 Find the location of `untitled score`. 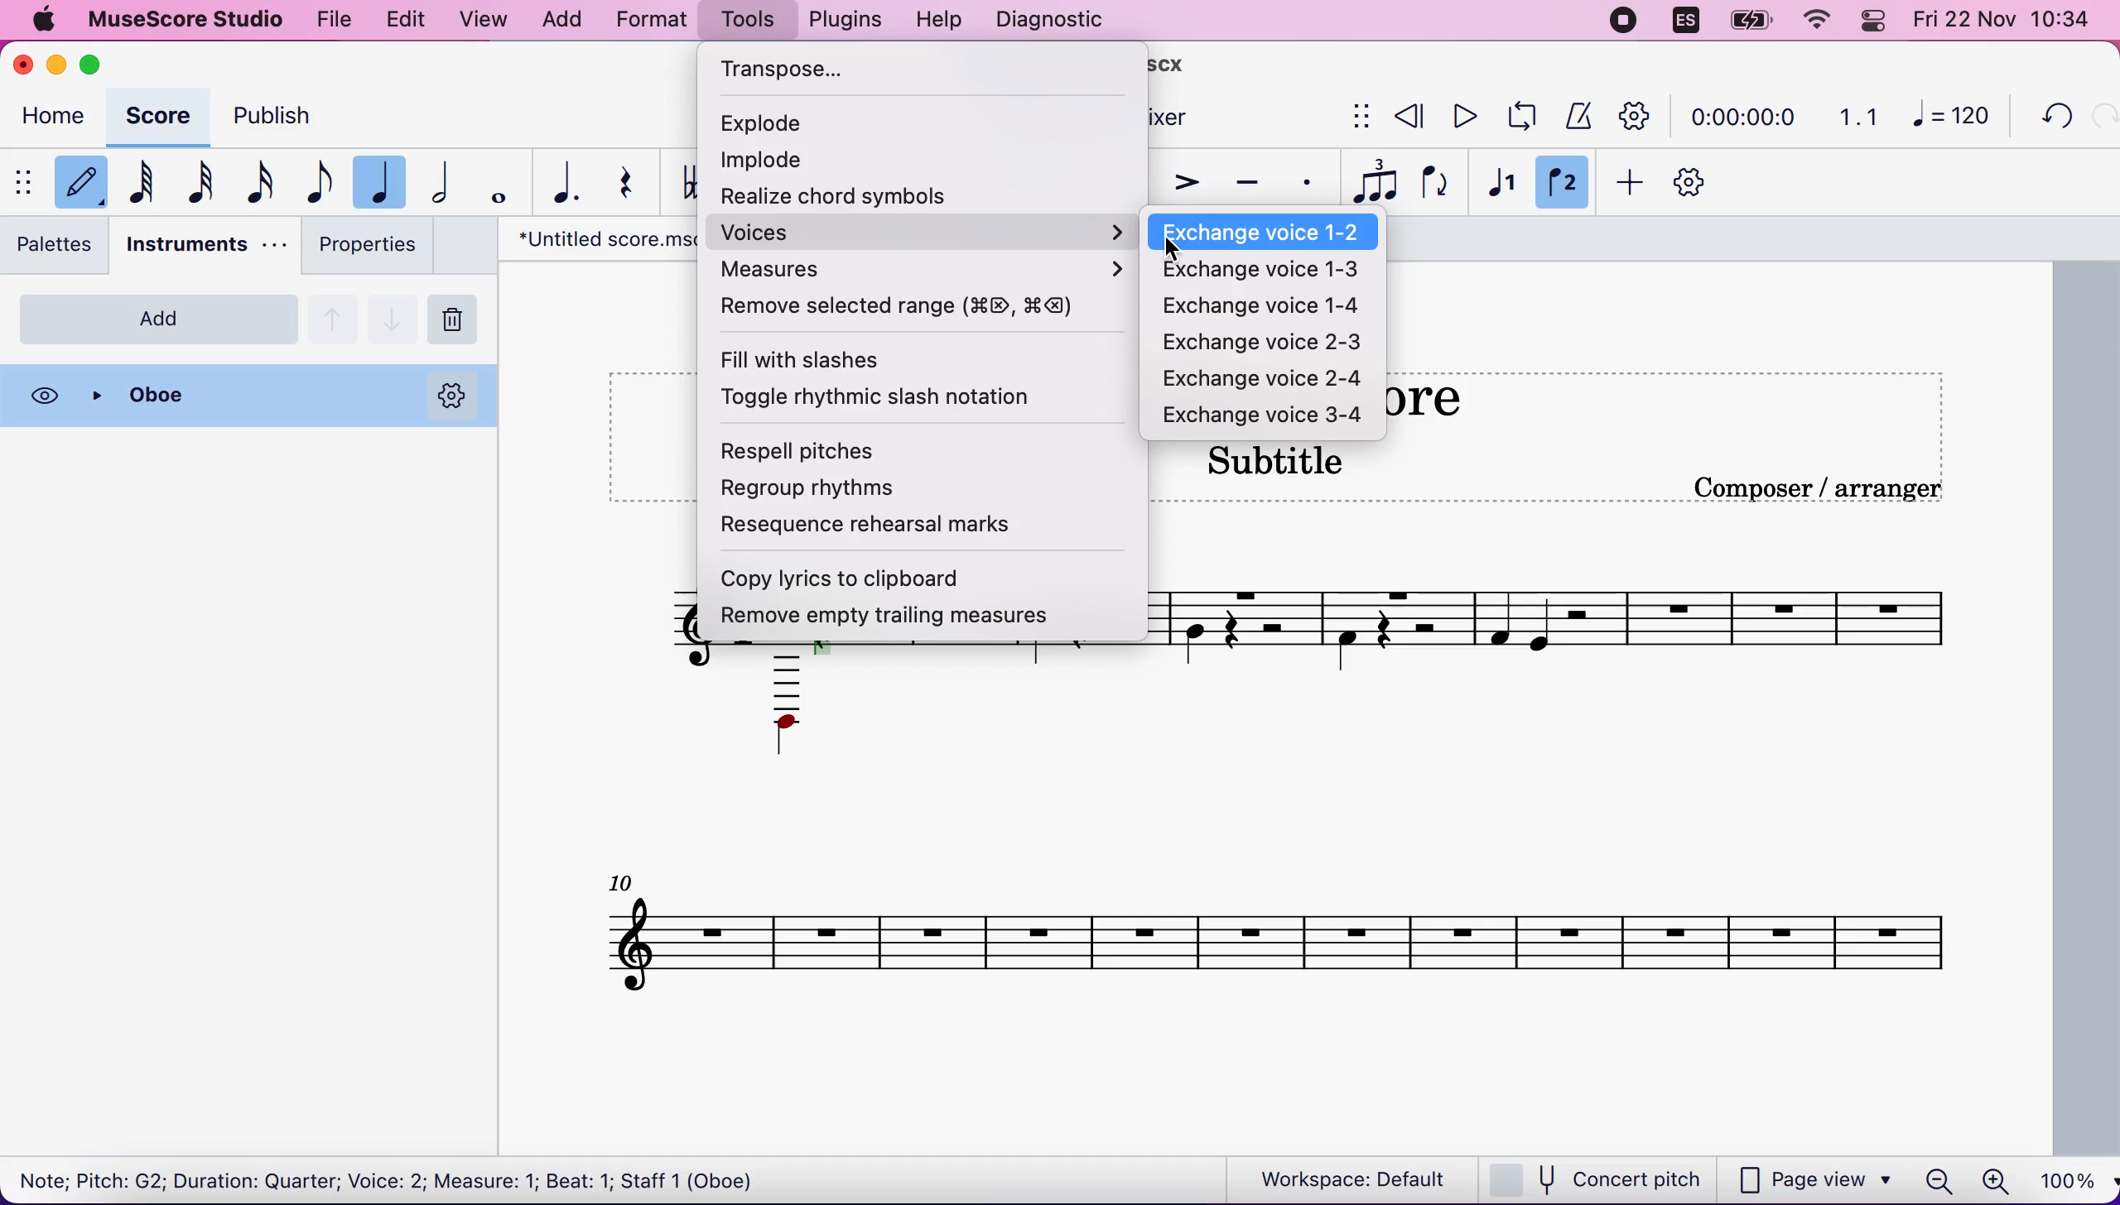

untitled score is located at coordinates (1276, 894).